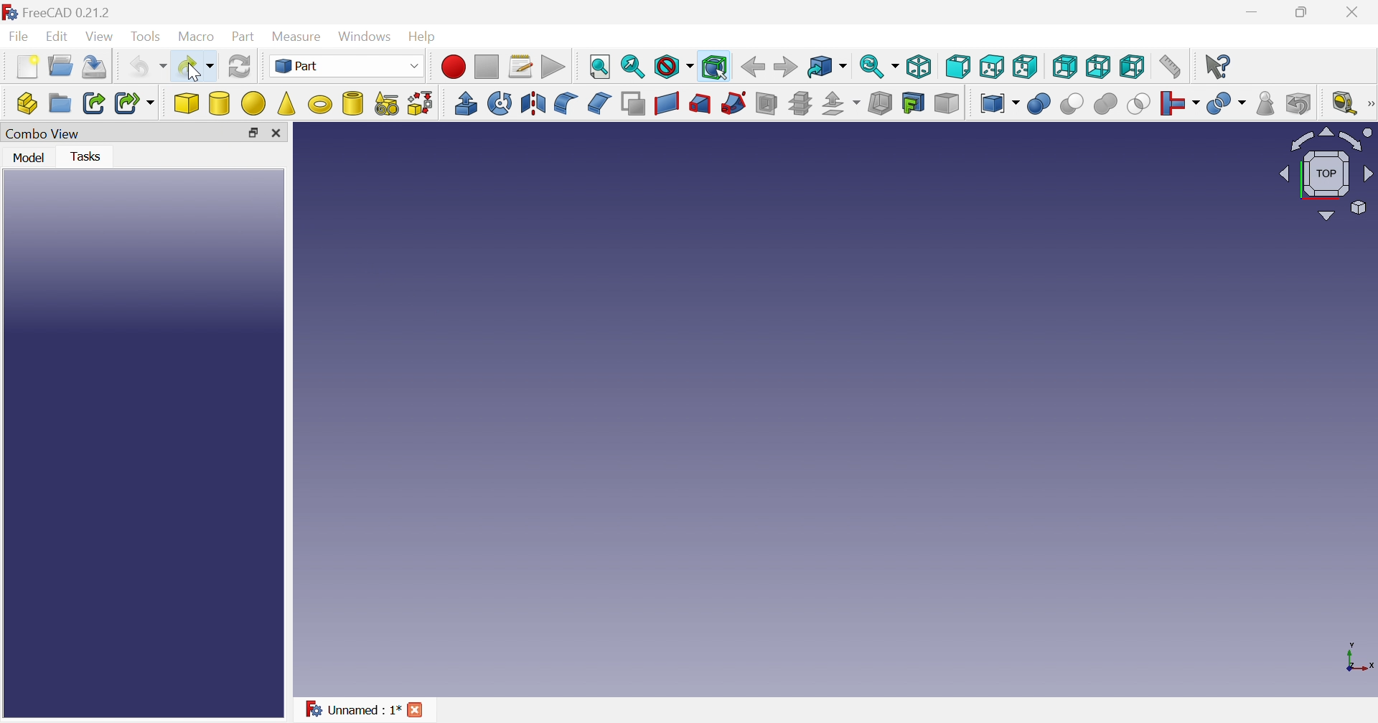  What do you see at coordinates (454, 67) in the screenshot?
I see `Macro recording...` at bounding box center [454, 67].